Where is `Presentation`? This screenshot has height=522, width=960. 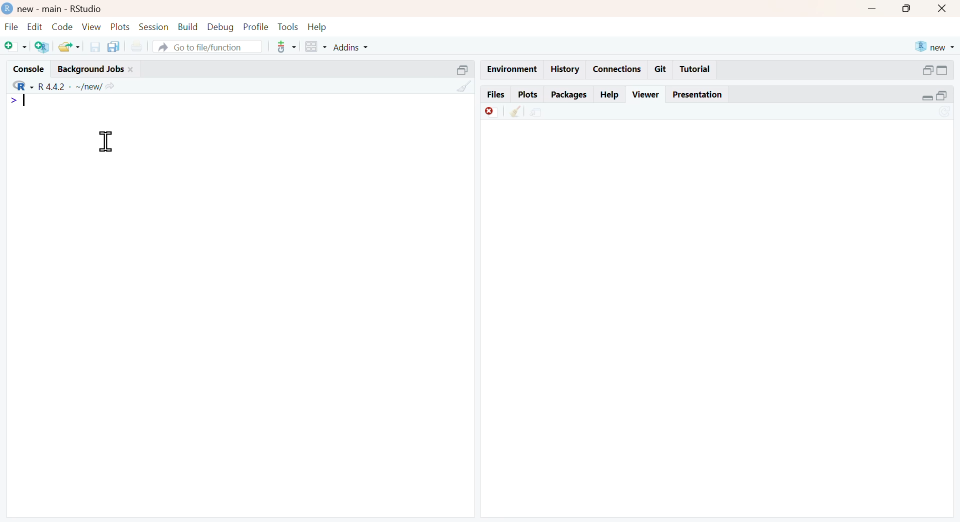
Presentation is located at coordinates (697, 94).